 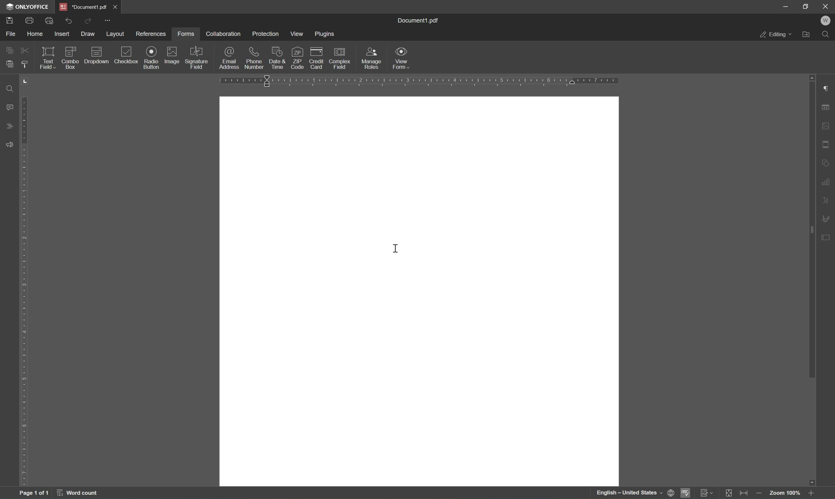 I want to click on find, so click(x=10, y=89).